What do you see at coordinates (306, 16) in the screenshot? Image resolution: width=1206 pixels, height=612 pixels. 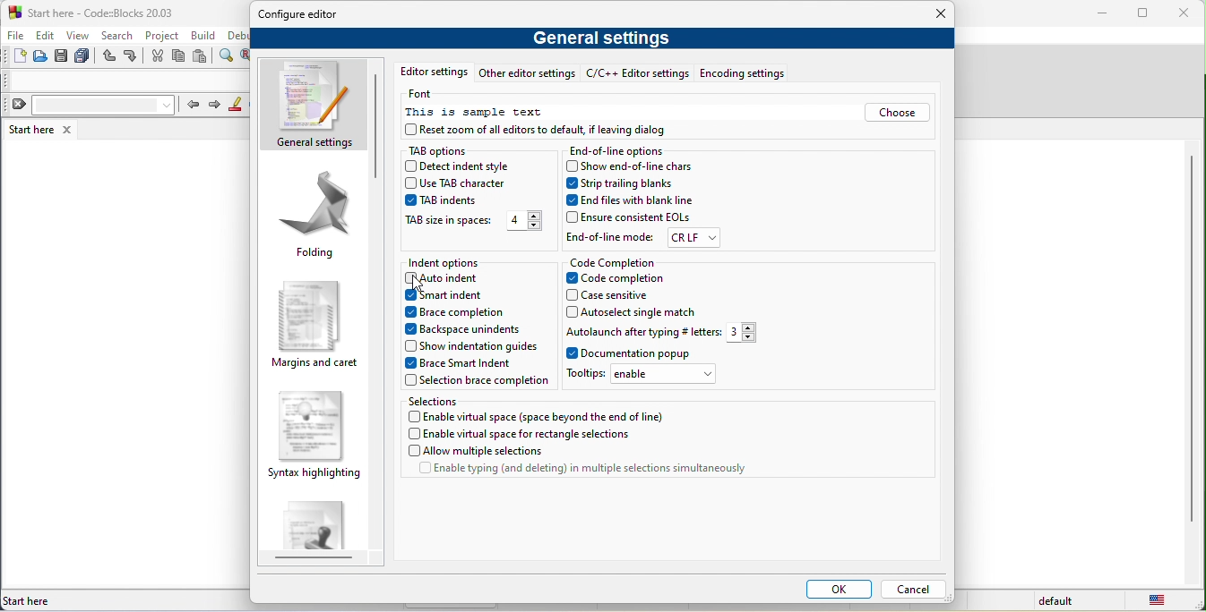 I see `configure` at bounding box center [306, 16].